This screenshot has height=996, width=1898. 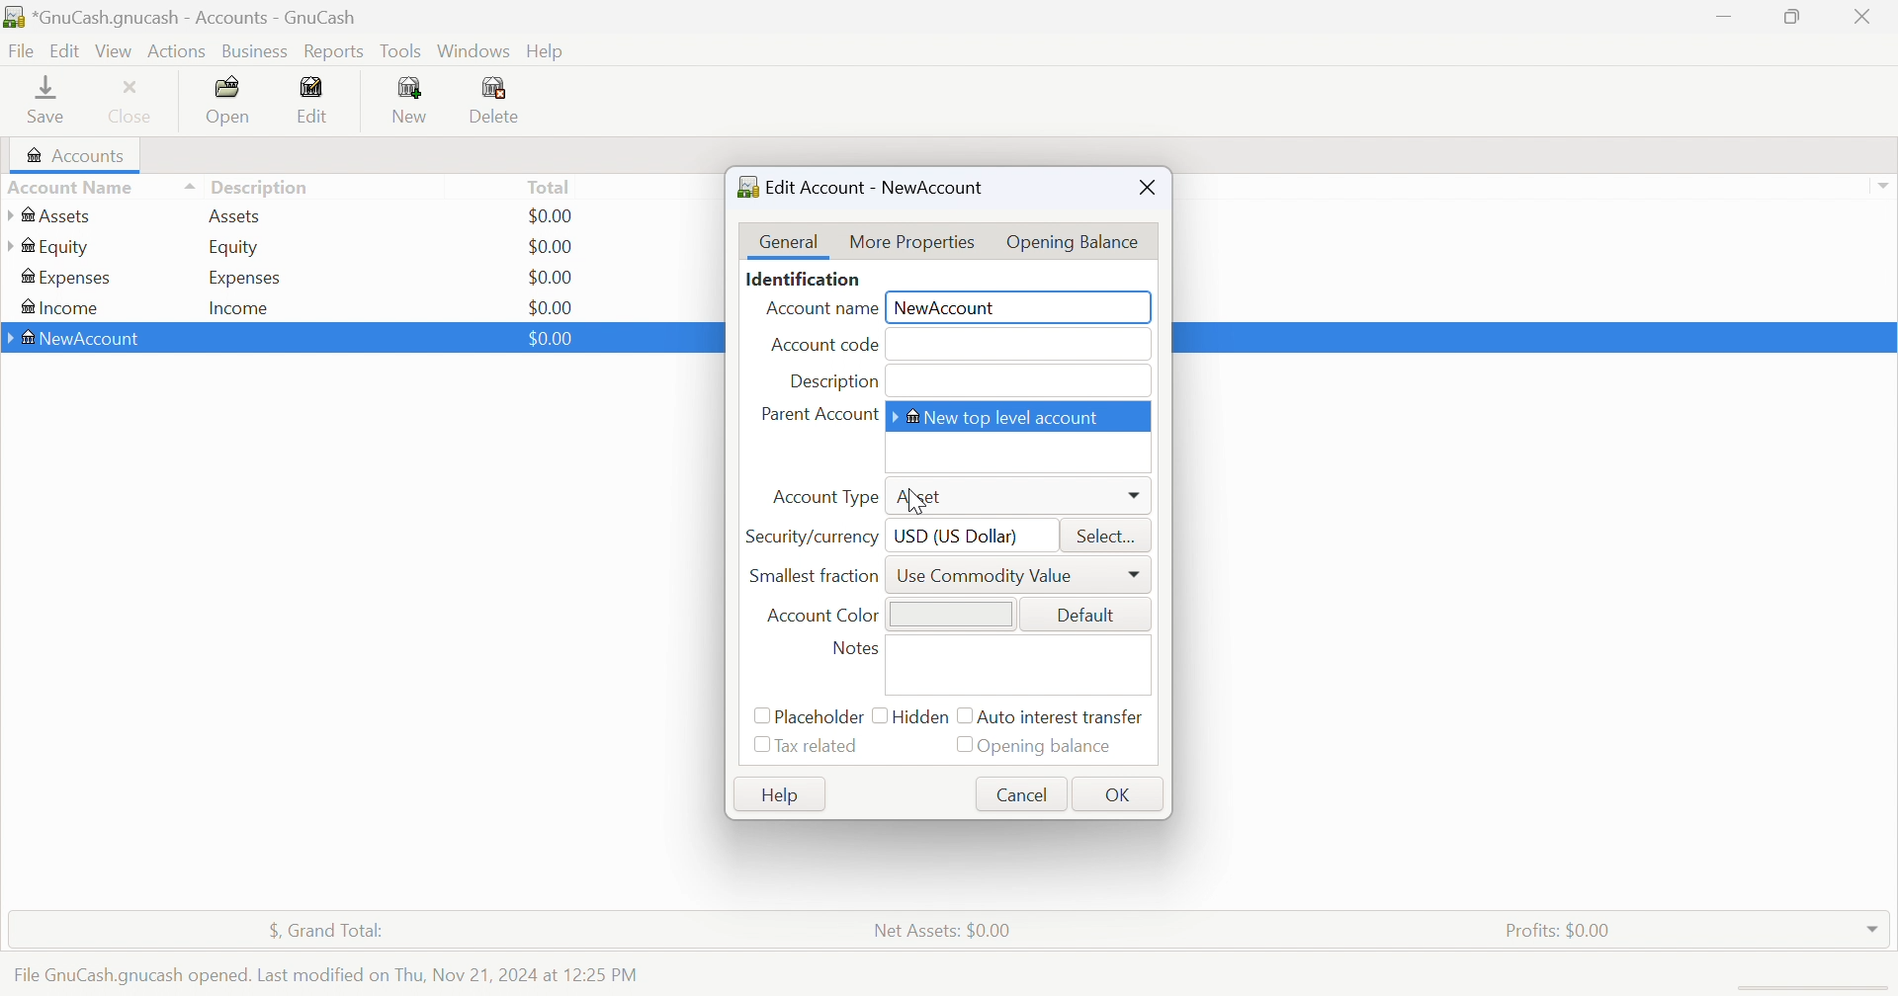 I want to click on Drop Down, so click(x=1138, y=497).